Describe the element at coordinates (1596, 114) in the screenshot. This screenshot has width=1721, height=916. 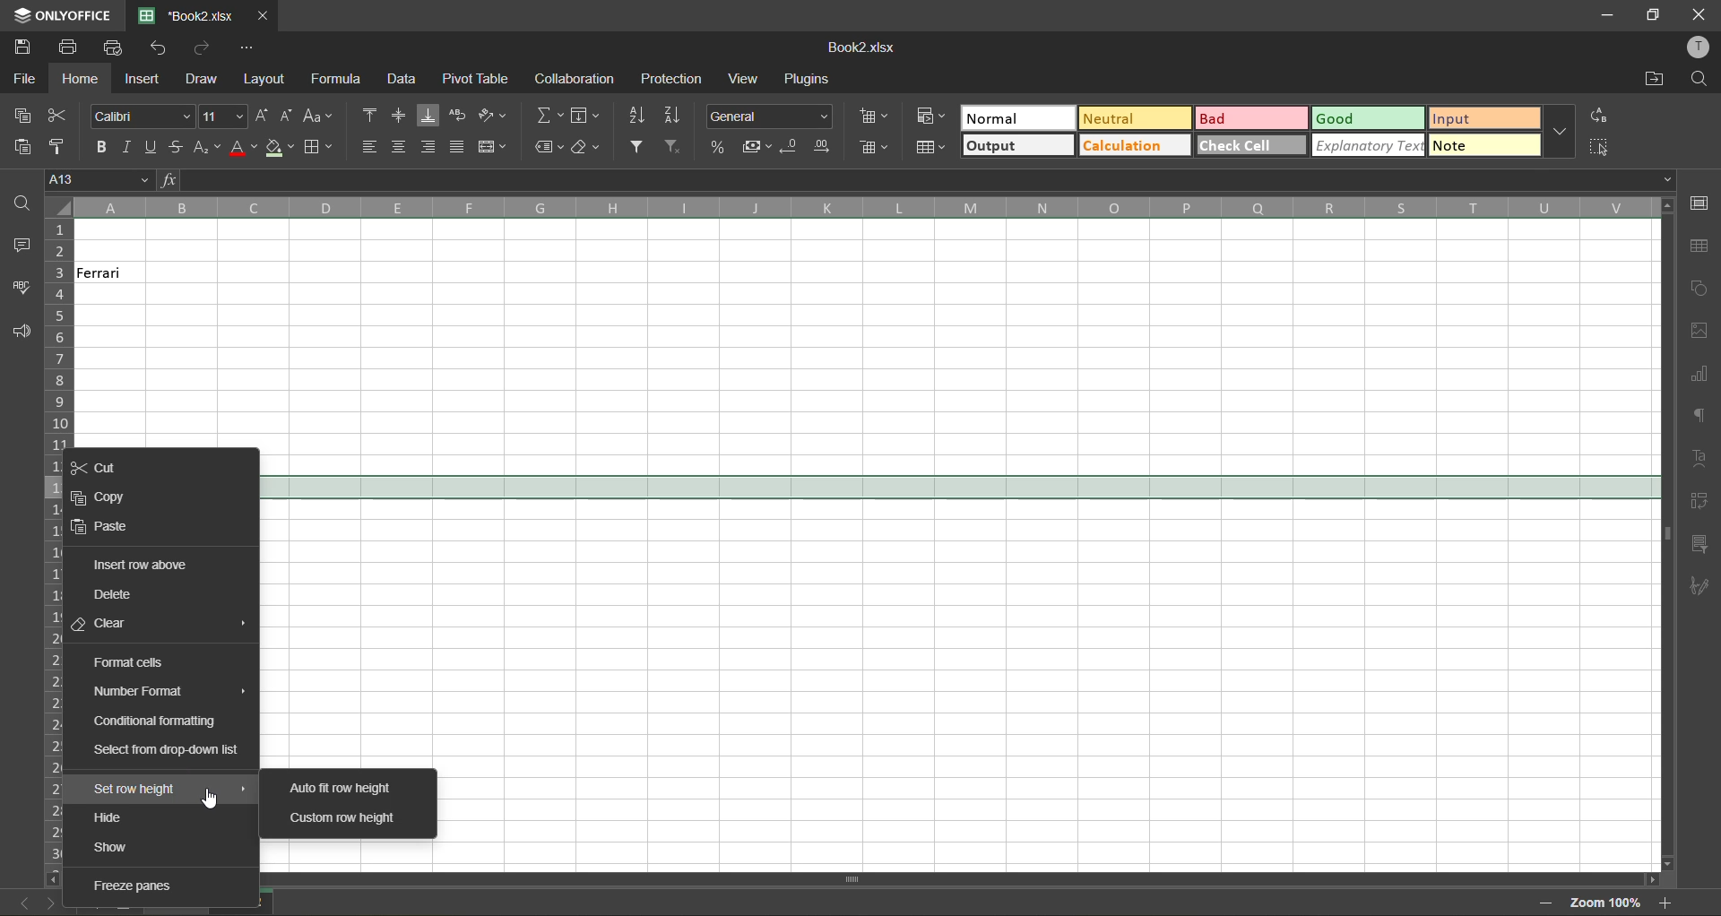
I see `replace` at that location.